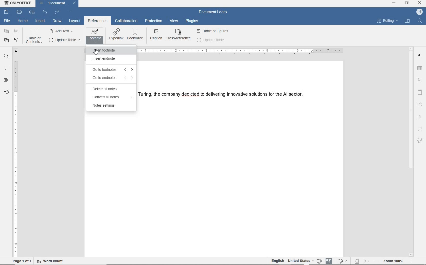 The image size is (426, 265). Describe the element at coordinates (45, 12) in the screenshot. I see `undo` at that location.